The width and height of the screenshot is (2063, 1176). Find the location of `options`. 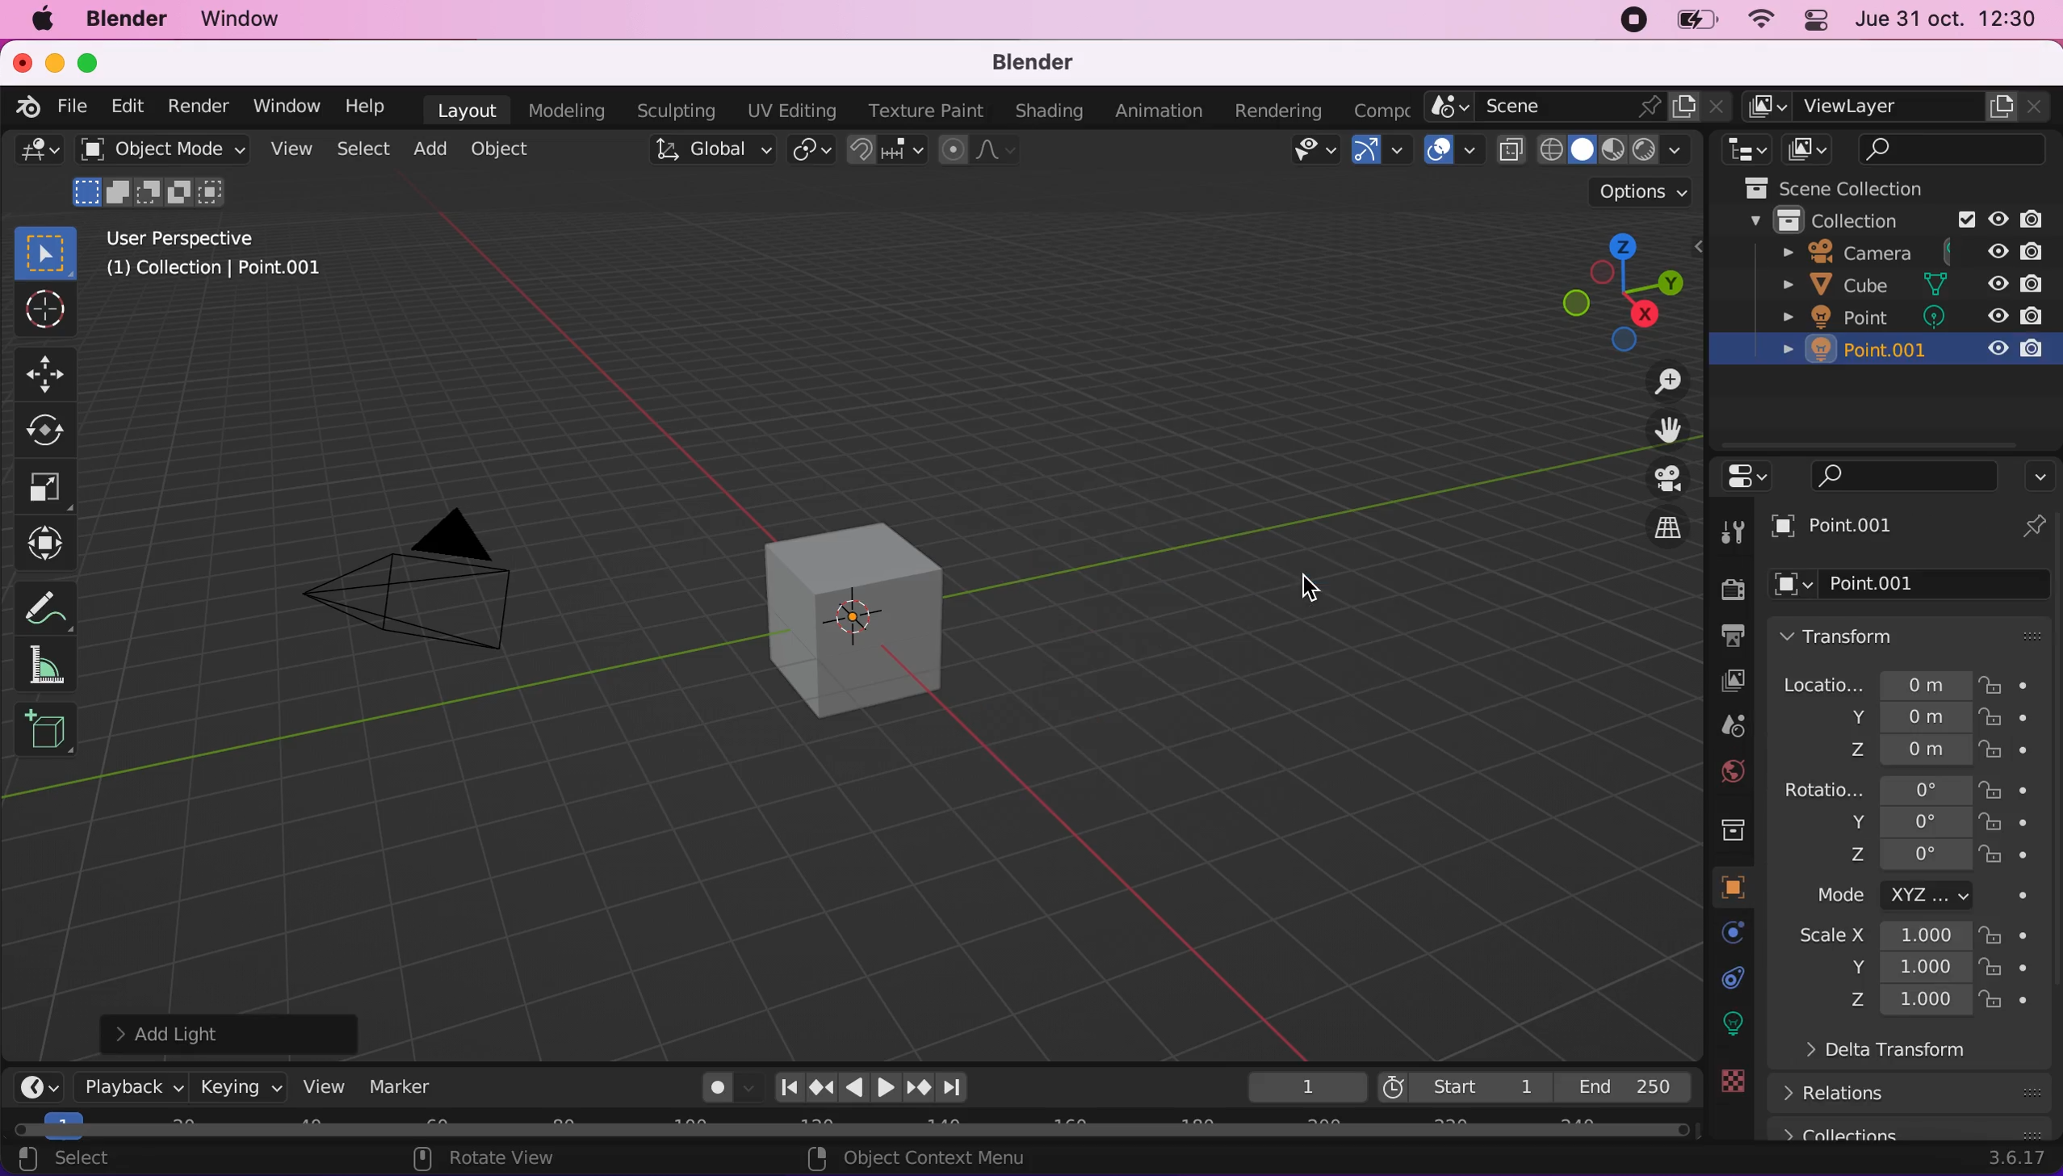

options is located at coordinates (1642, 194).